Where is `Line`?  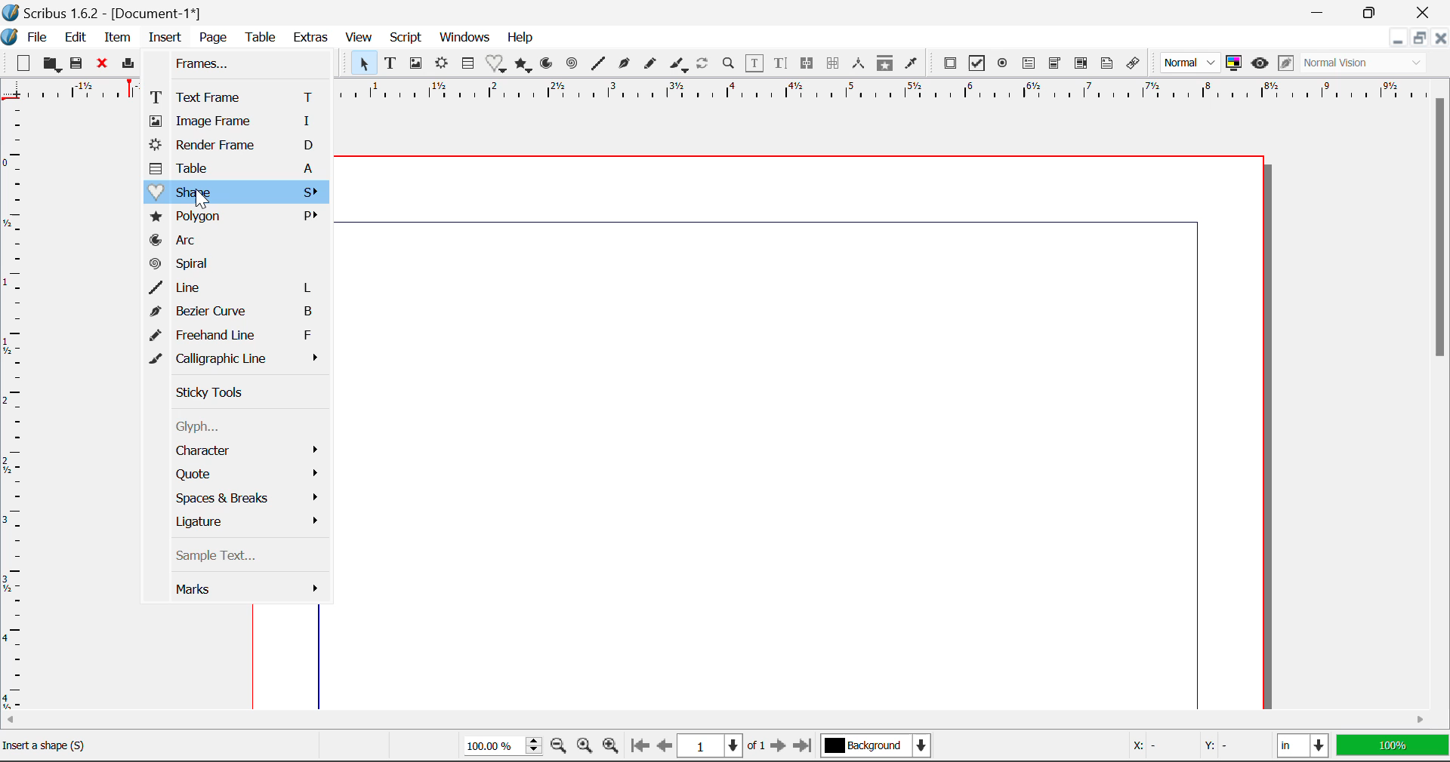
Line is located at coordinates (236, 288).